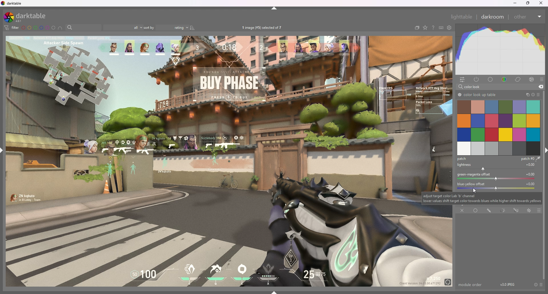  I want to click on hide, so click(274, 8).